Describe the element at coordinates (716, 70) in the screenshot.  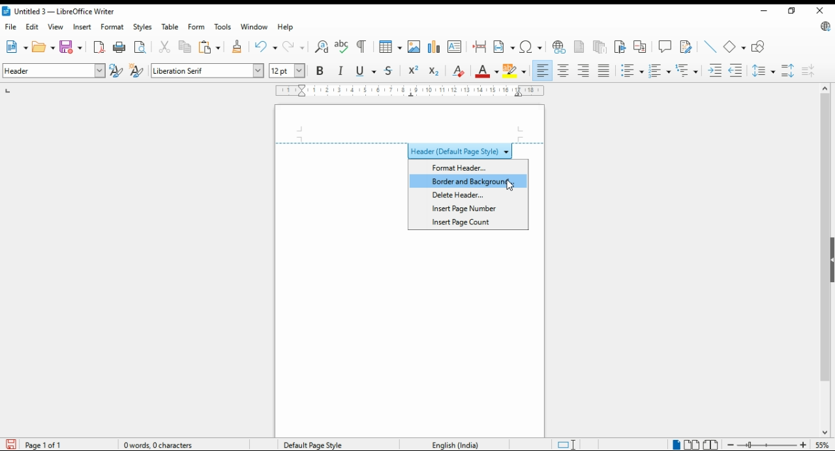
I see `increase indent` at that location.